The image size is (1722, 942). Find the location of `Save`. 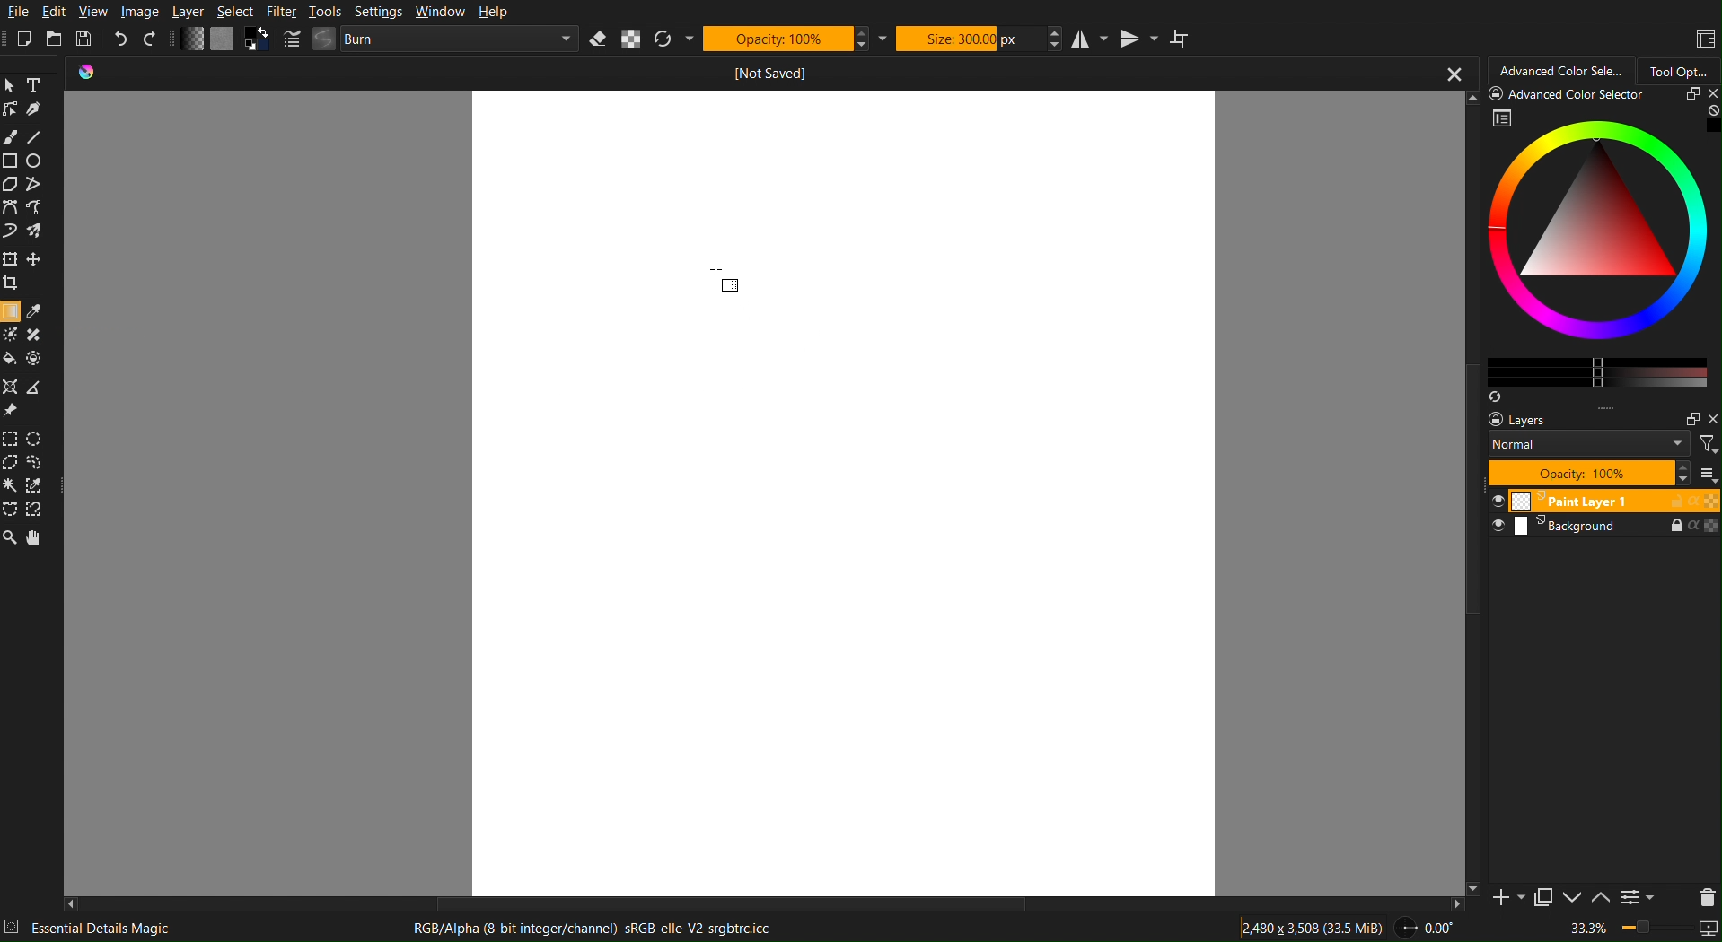

Save is located at coordinates (88, 40).